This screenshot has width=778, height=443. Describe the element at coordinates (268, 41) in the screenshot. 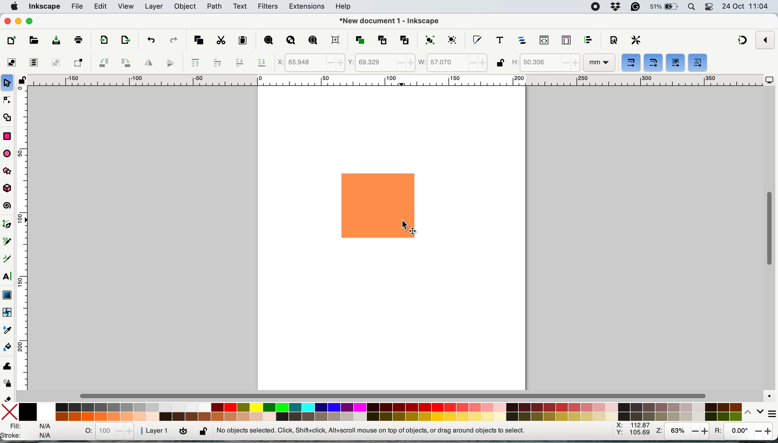

I see `zoom selection` at that location.